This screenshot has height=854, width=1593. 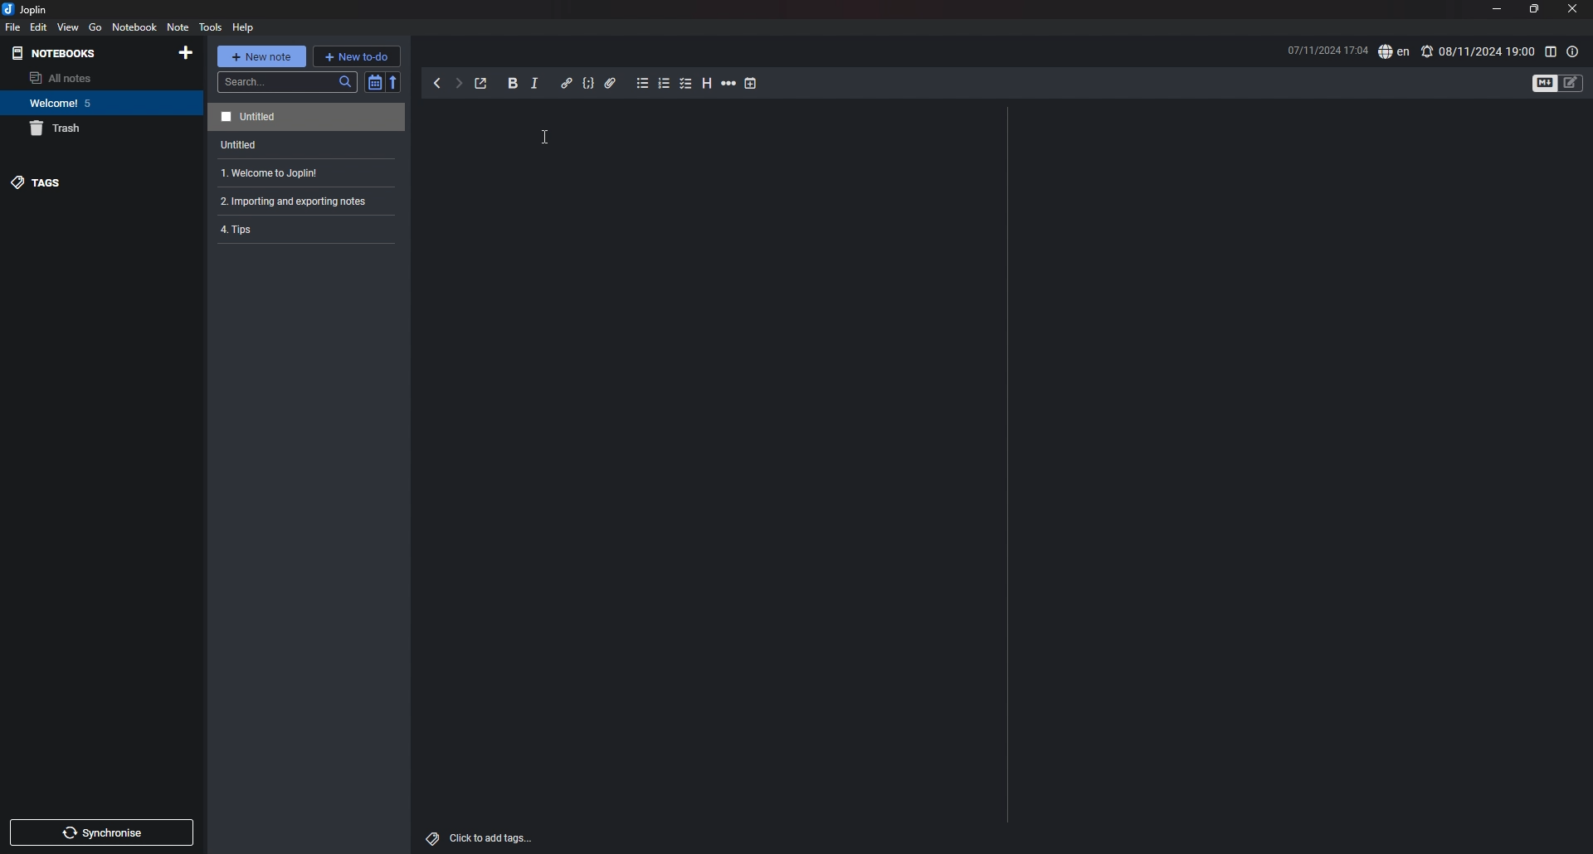 What do you see at coordinates (188, 52) in the screenshot?
I see `add notebook` at bounding box center [188, 52].